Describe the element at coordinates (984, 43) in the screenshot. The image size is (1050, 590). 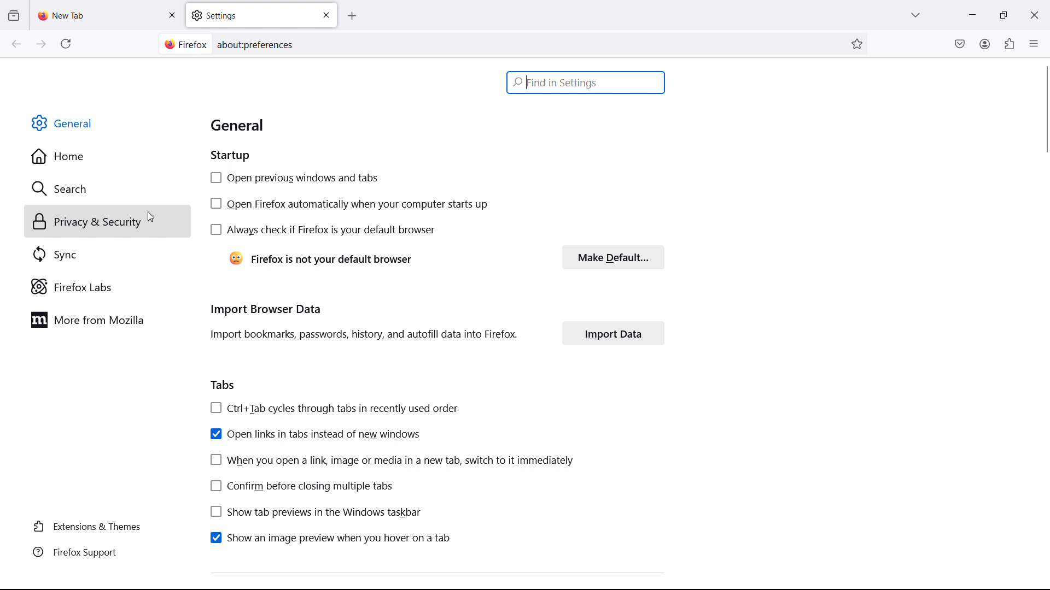
I see `account` at that location.